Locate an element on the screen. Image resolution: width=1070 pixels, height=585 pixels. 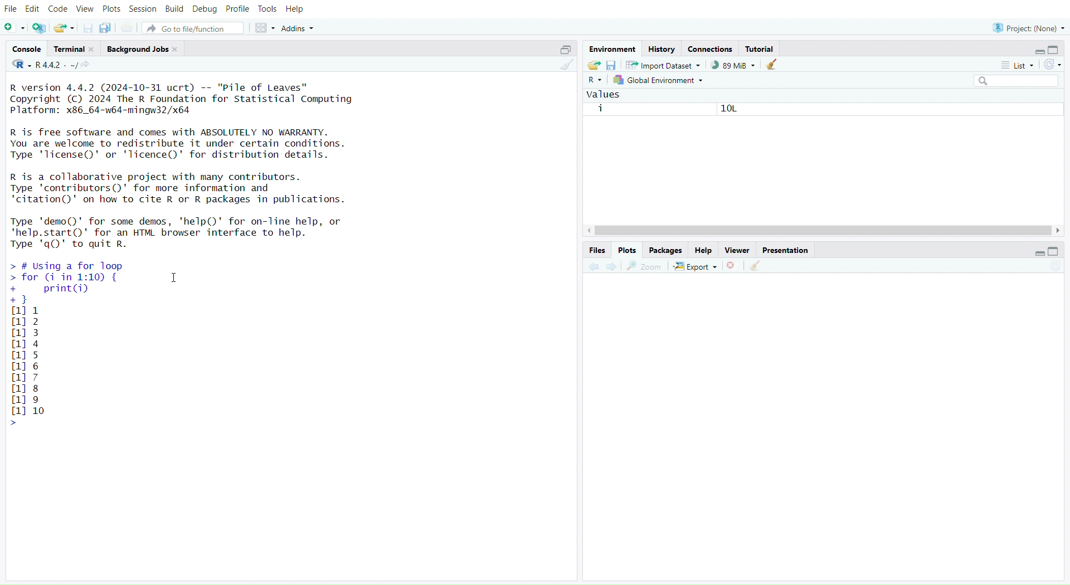
history is located at coordinates (662, 49).